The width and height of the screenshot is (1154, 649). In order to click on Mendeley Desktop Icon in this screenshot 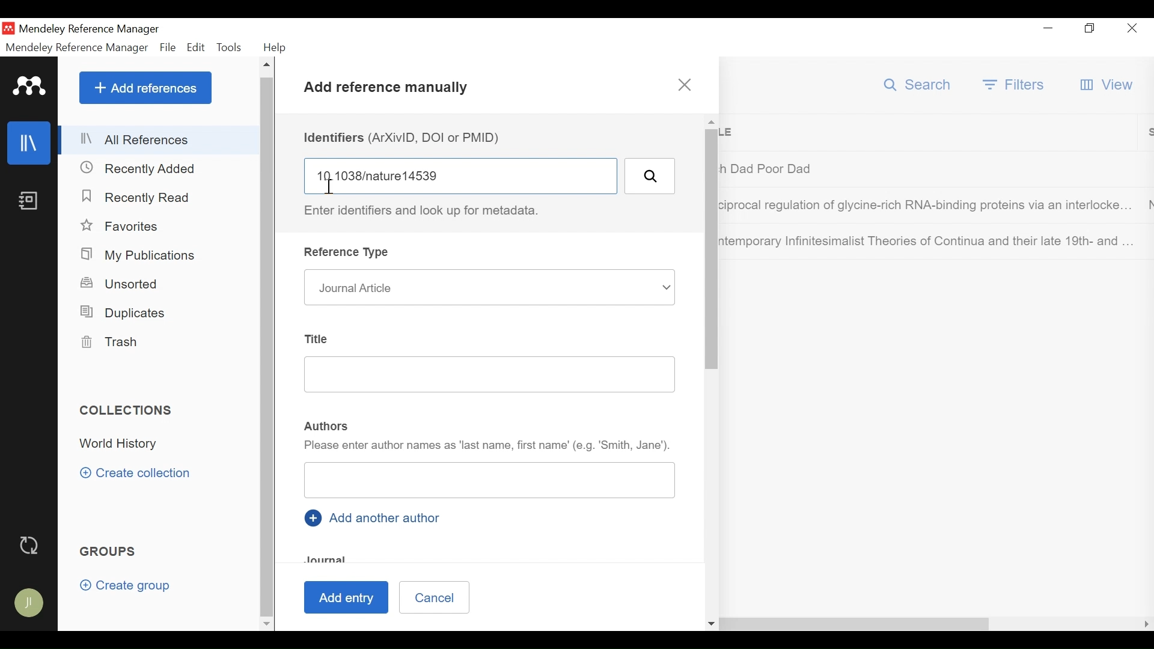, I will do `click(8, 28)`.